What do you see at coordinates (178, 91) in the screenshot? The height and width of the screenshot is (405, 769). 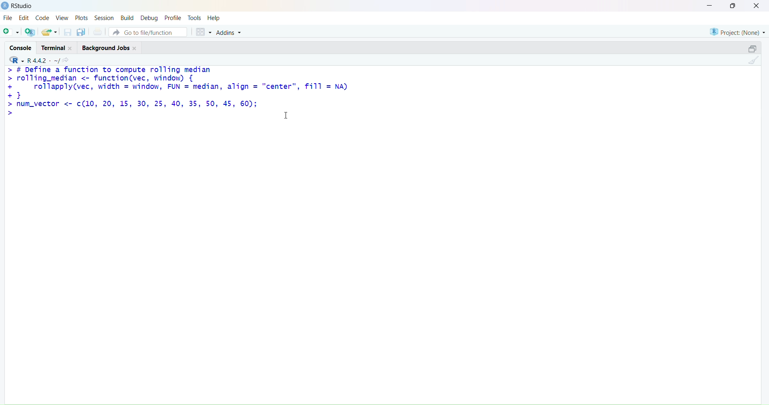 I see `> # Define a function to compute rolling median> rolling_median <- function(vec, window) {+ rollapply(vec, width = window, FUN = median, align = "center", fill = NA)+}> num_vector <- ¢(10, 20, 15, 30, 25, 40, 35, 50, 45, 60);>` at bounding box center [178, 91].